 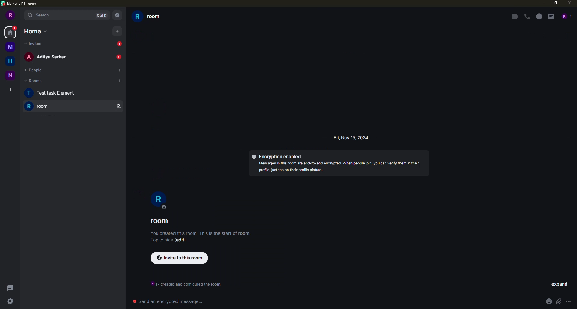 What do you see at coordinates (119, 106) in the screenshot?
I see `room muted` at bounding box center [119, 106].